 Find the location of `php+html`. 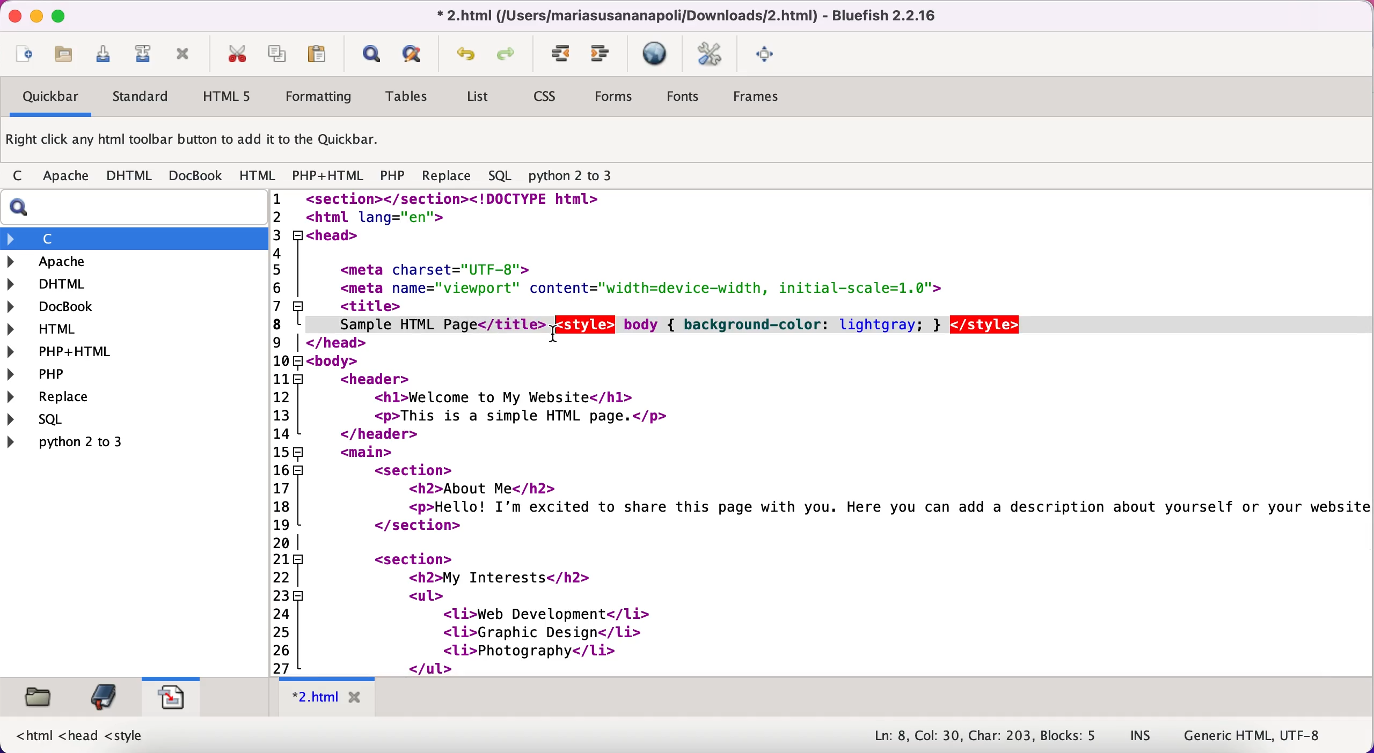

php+html is located at coordinates (330, 177).